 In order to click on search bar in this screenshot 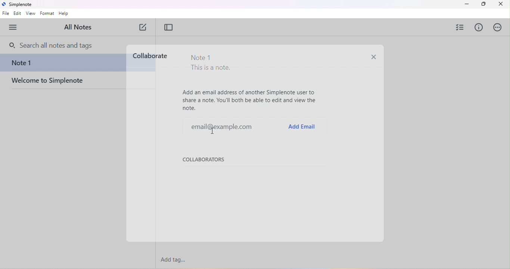, I will do `click(55, 45)`.